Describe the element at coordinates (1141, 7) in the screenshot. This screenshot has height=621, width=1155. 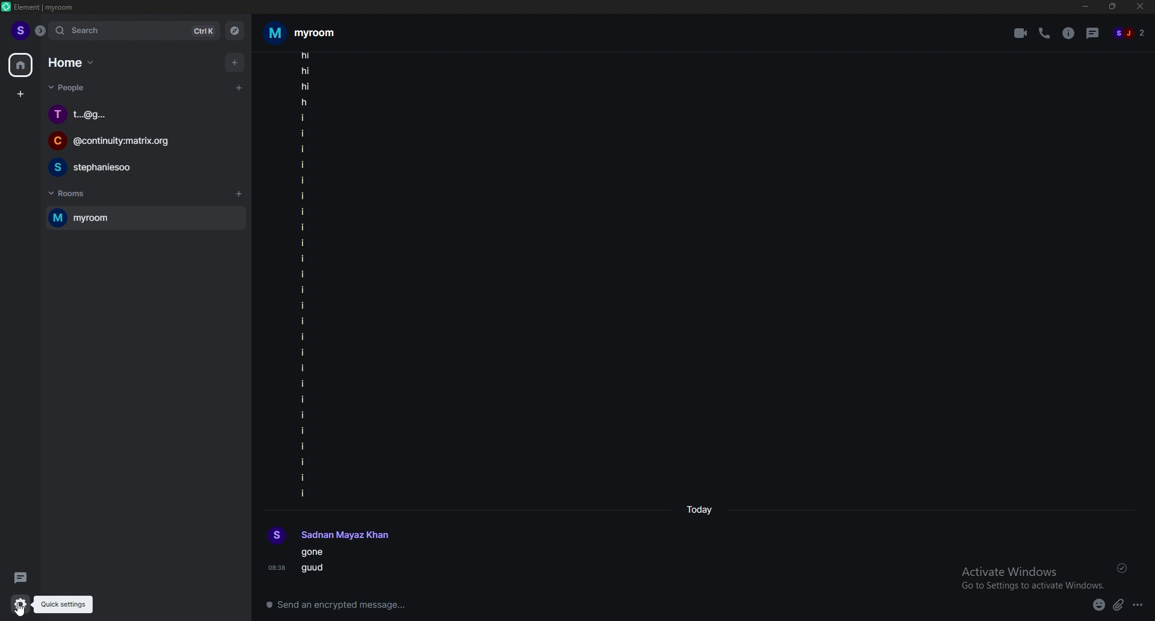
I see `close` at that location.